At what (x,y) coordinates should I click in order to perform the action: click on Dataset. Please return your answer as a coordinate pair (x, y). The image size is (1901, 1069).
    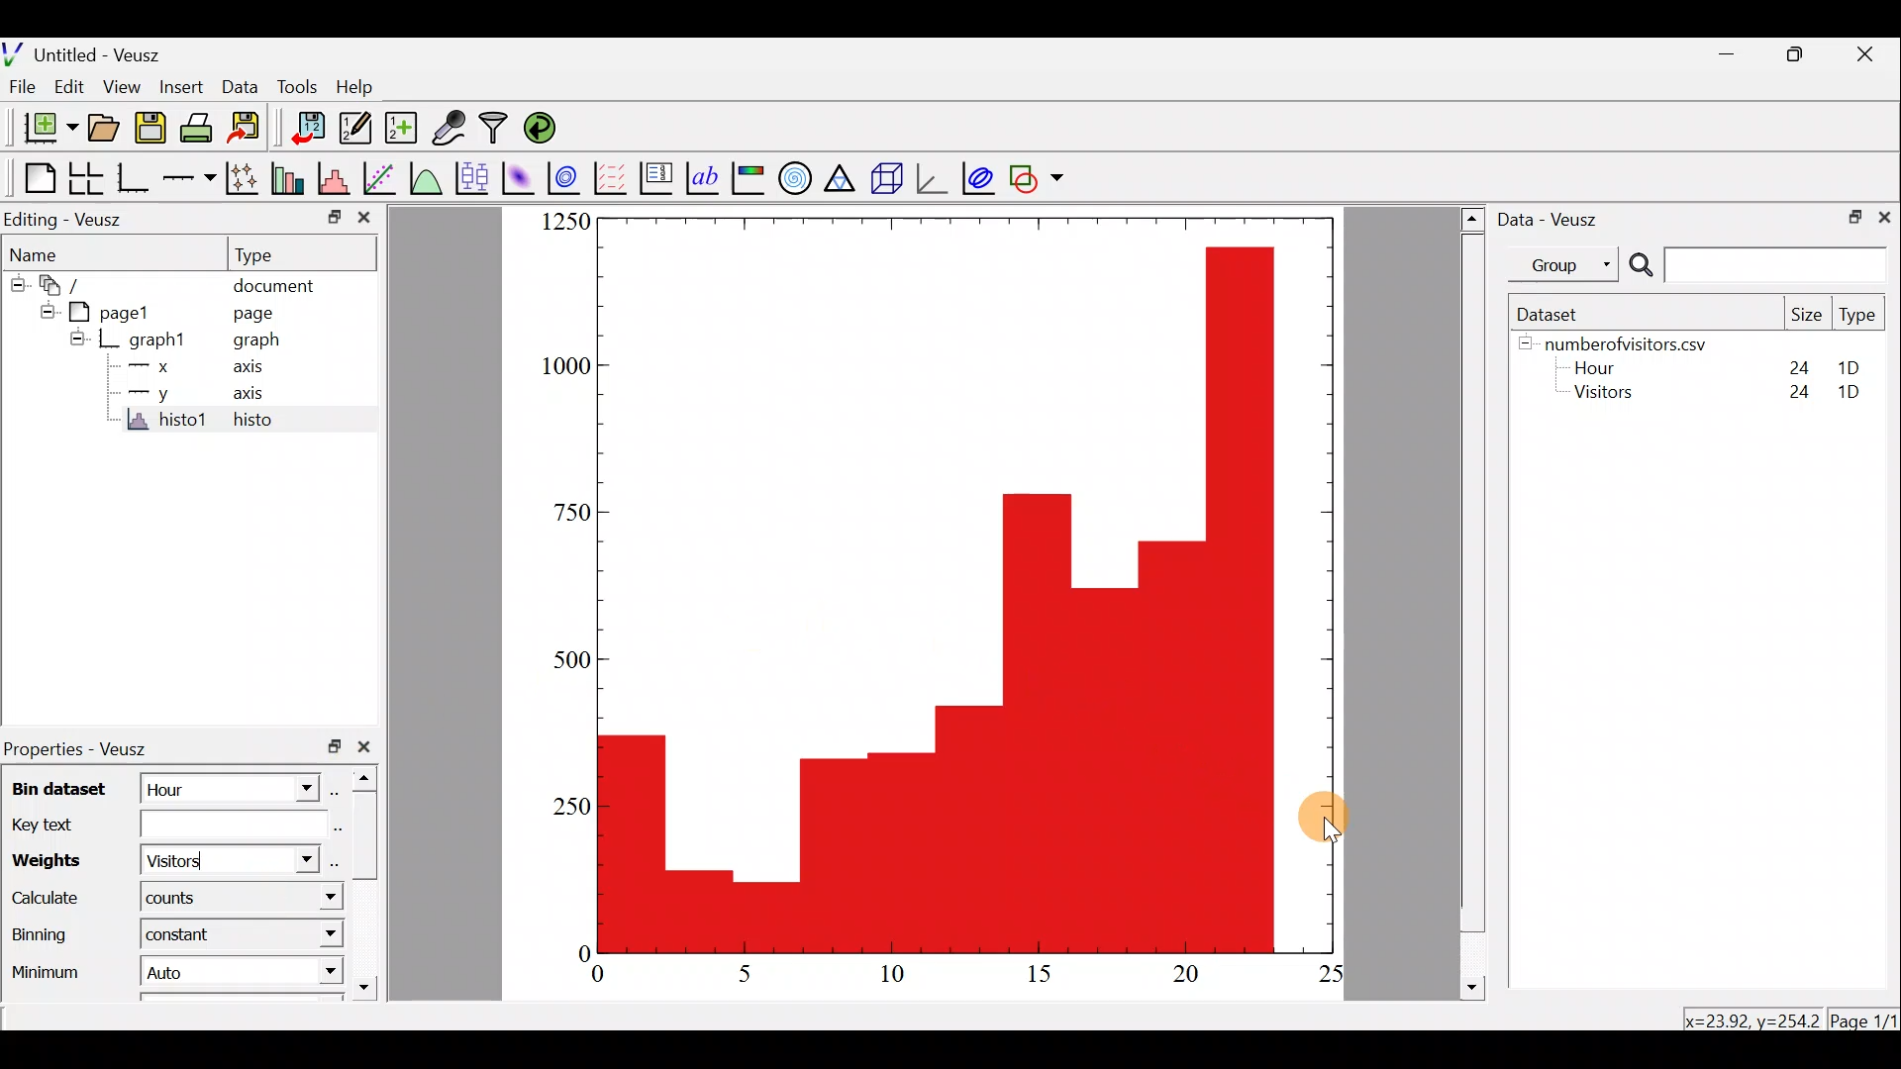
    Looking at the image, I should click on (1560, 313).